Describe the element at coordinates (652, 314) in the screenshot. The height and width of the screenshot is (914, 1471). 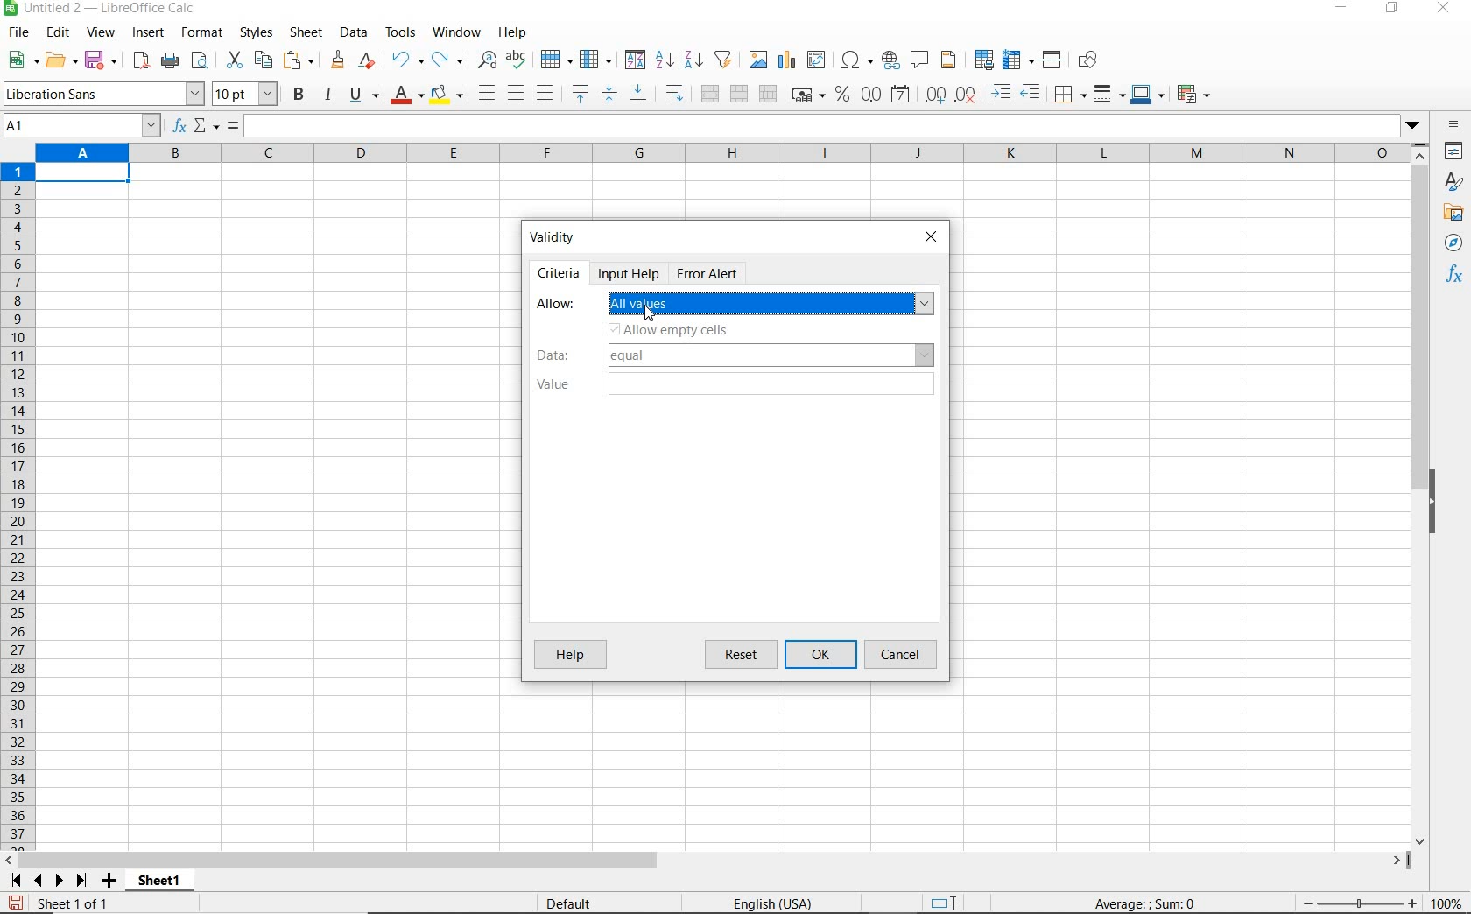
I see `cursor` at that location.